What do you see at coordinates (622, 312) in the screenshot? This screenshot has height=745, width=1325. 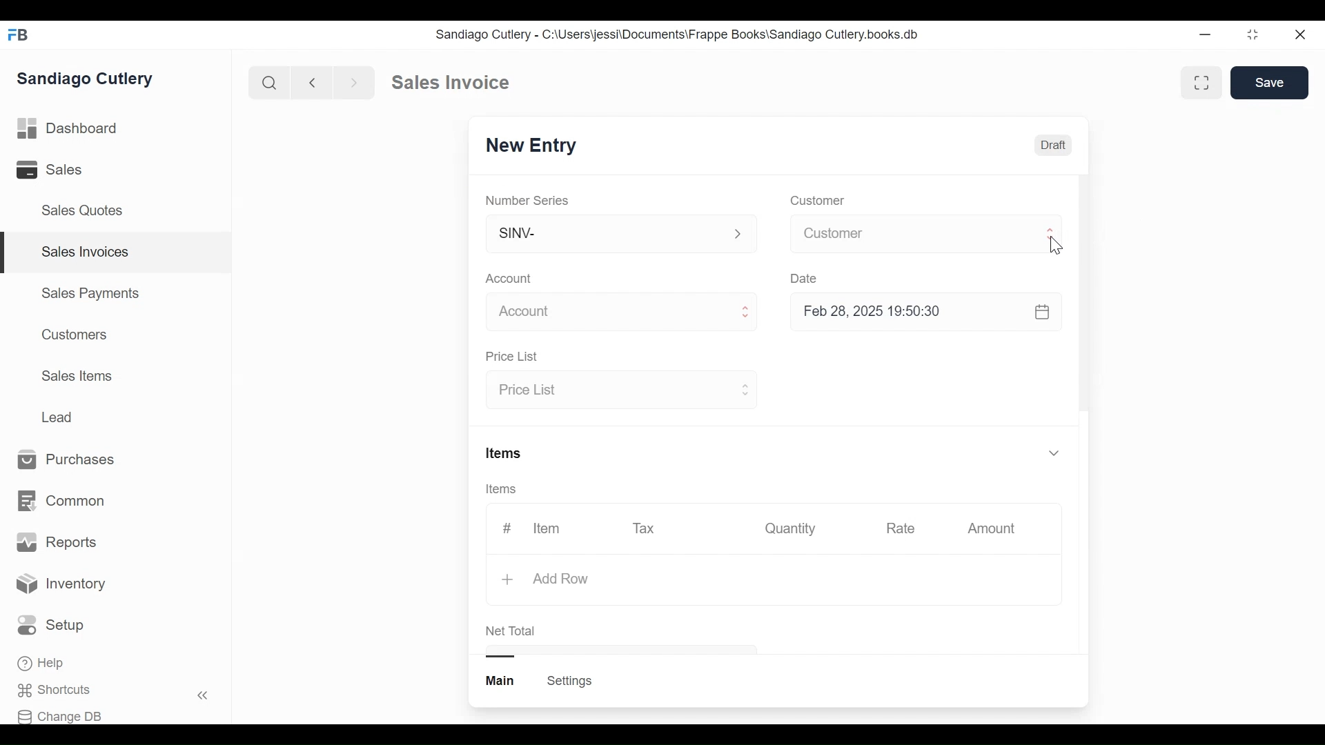 I see `Account p` at bounding box center [622, 312].